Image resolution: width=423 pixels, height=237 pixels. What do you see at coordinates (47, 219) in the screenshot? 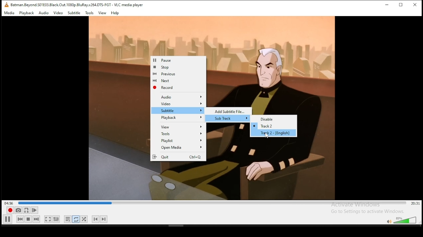
I see `full screen` at bounding box center [47, 219].